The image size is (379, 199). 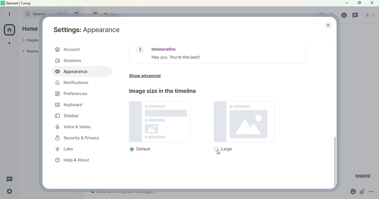 I want to click on Threads, so click(x=10, y=179).